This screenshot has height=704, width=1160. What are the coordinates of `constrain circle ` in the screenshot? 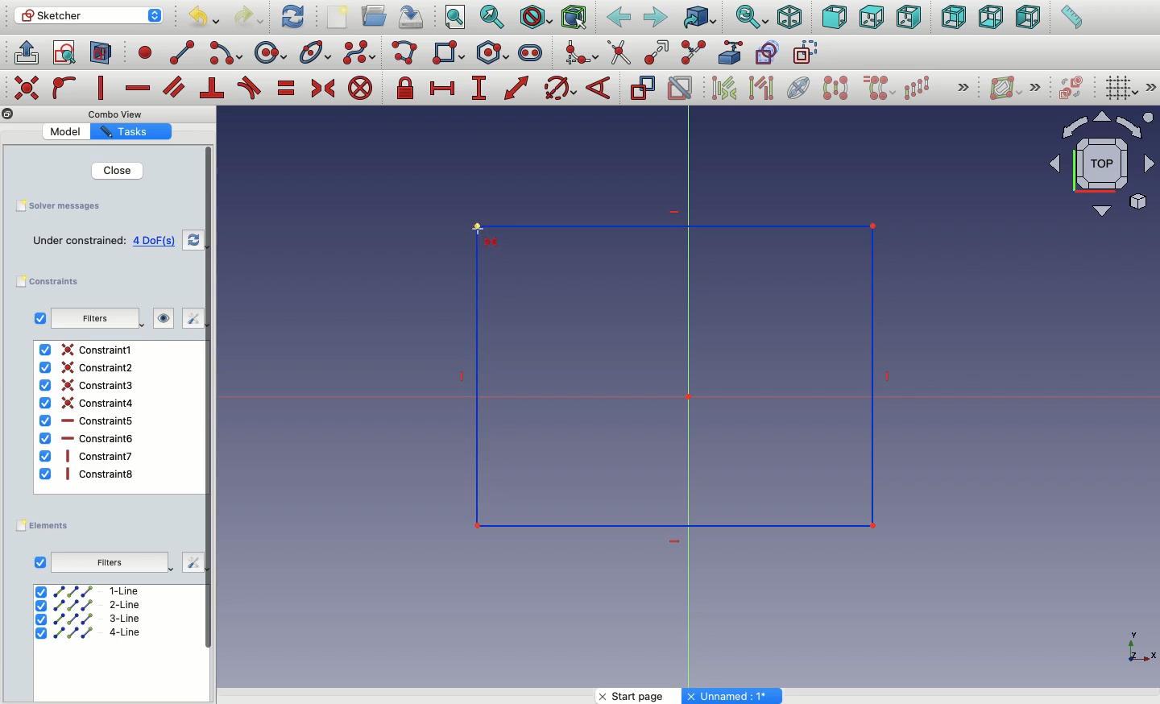 It's located at (561, 87).